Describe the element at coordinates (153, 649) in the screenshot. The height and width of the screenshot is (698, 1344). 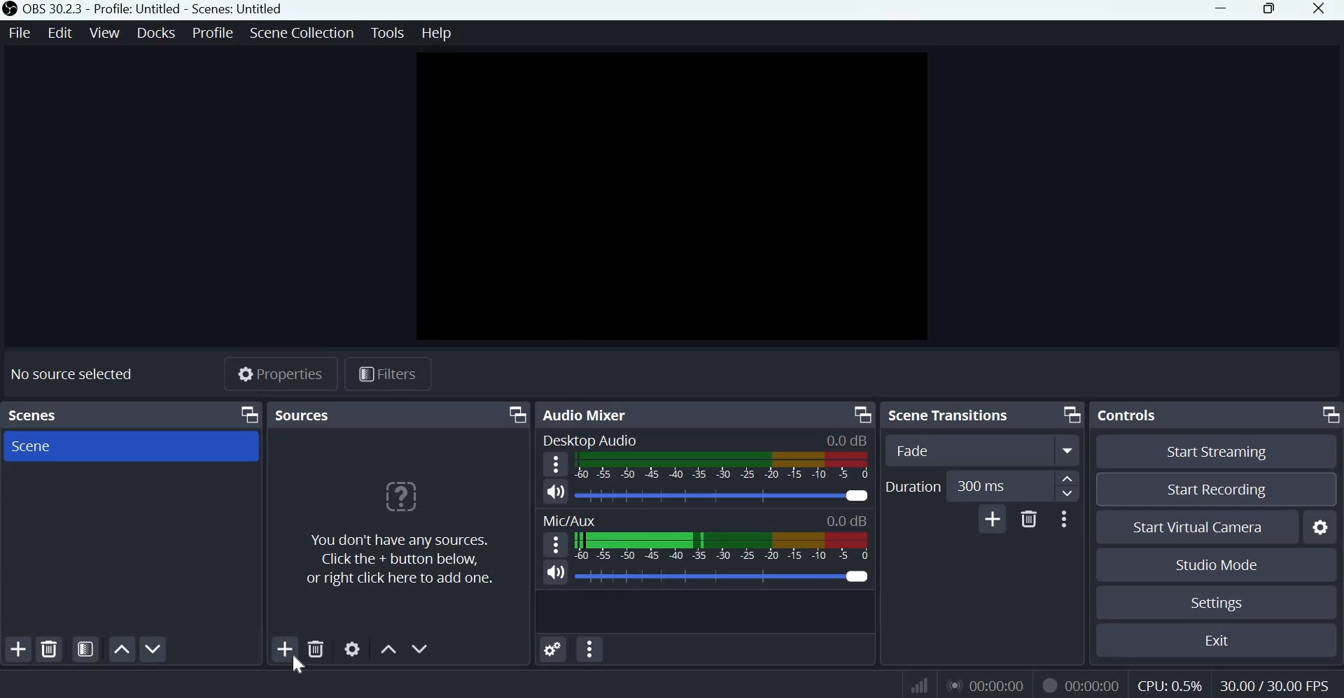
I see `Move scene down` at that location.